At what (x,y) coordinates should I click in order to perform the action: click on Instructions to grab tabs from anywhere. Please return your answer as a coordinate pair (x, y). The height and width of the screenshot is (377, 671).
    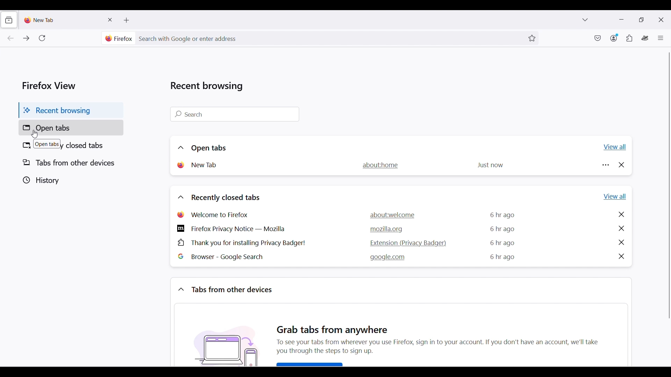
    Looking at the image, I should click on (448, 353).